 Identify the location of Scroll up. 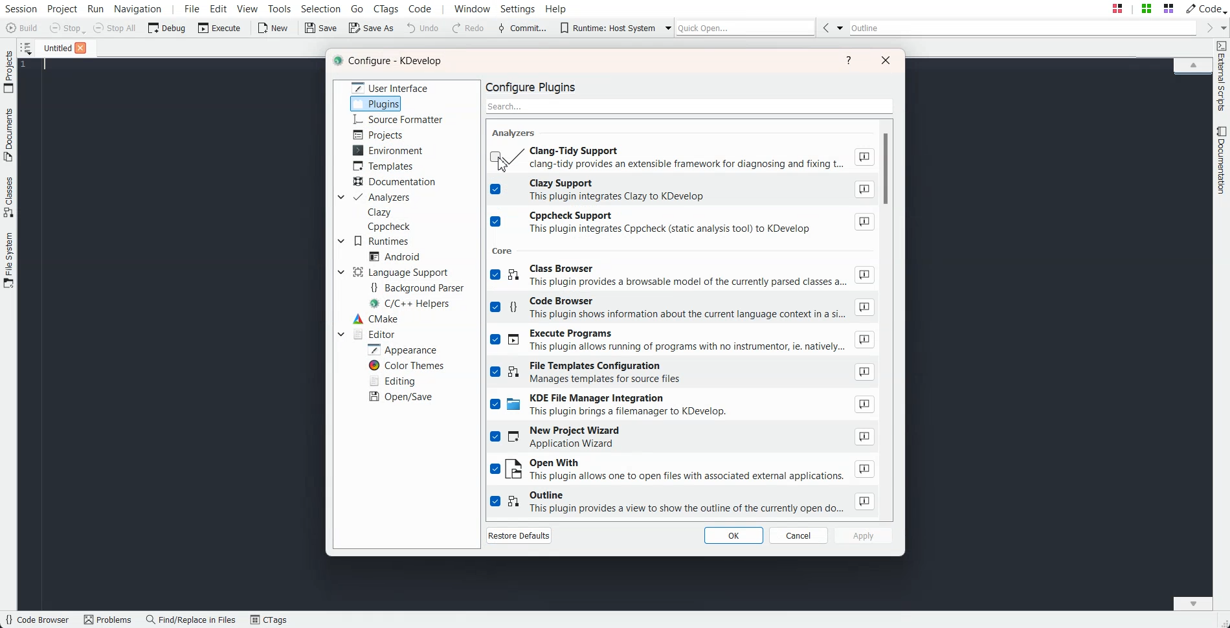
(1193, 64).